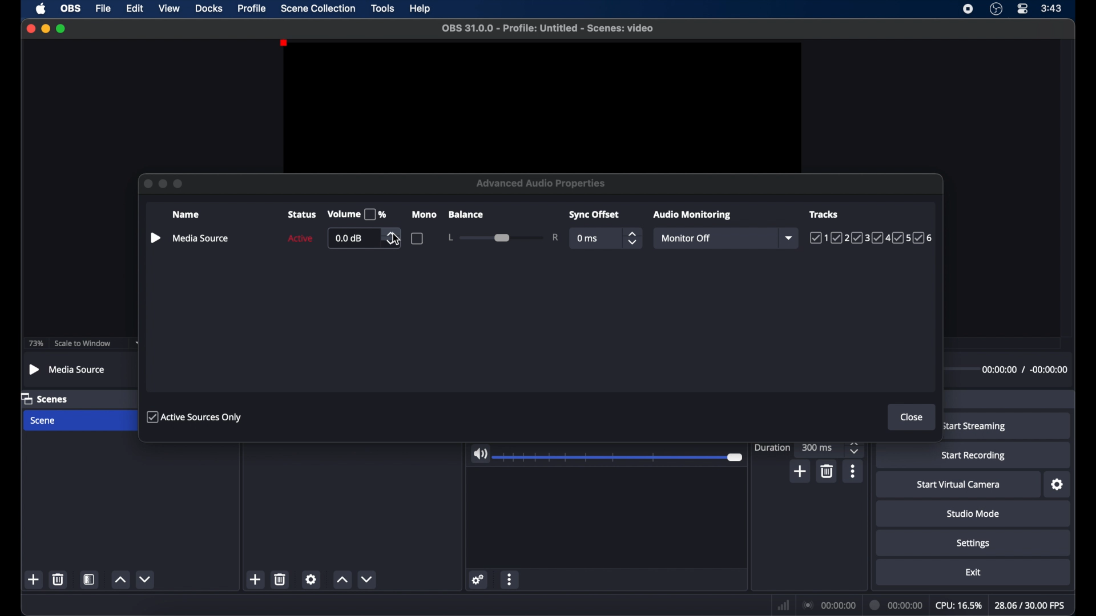  Describe the element at coordinates (967, 9) in the screenshot. I see `screen recorder icon` at that location.